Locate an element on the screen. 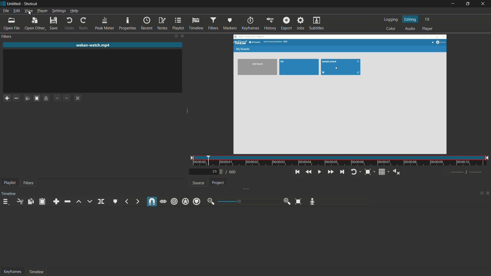  ripple is located at coordinates (174, 201).